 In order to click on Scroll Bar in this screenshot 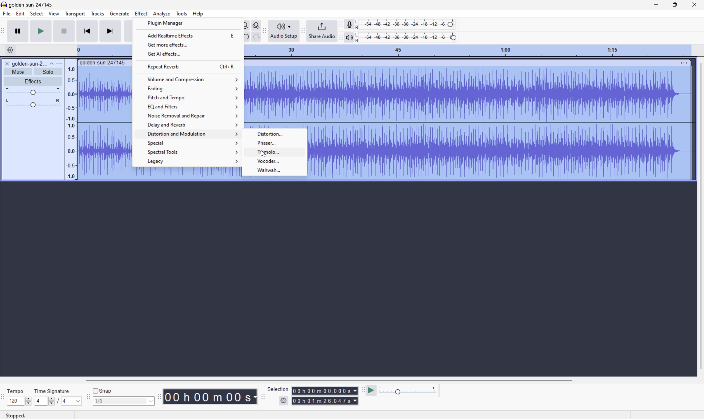, I will do `click(699, 215)`.